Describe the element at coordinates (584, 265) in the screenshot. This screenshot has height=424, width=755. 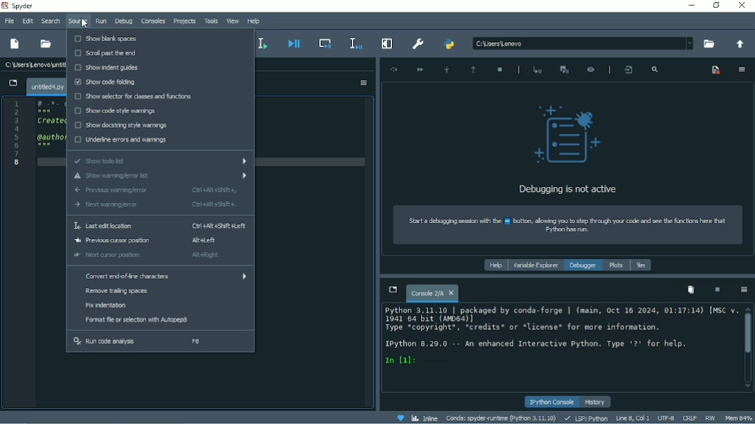
I see `Debugger` at that location.